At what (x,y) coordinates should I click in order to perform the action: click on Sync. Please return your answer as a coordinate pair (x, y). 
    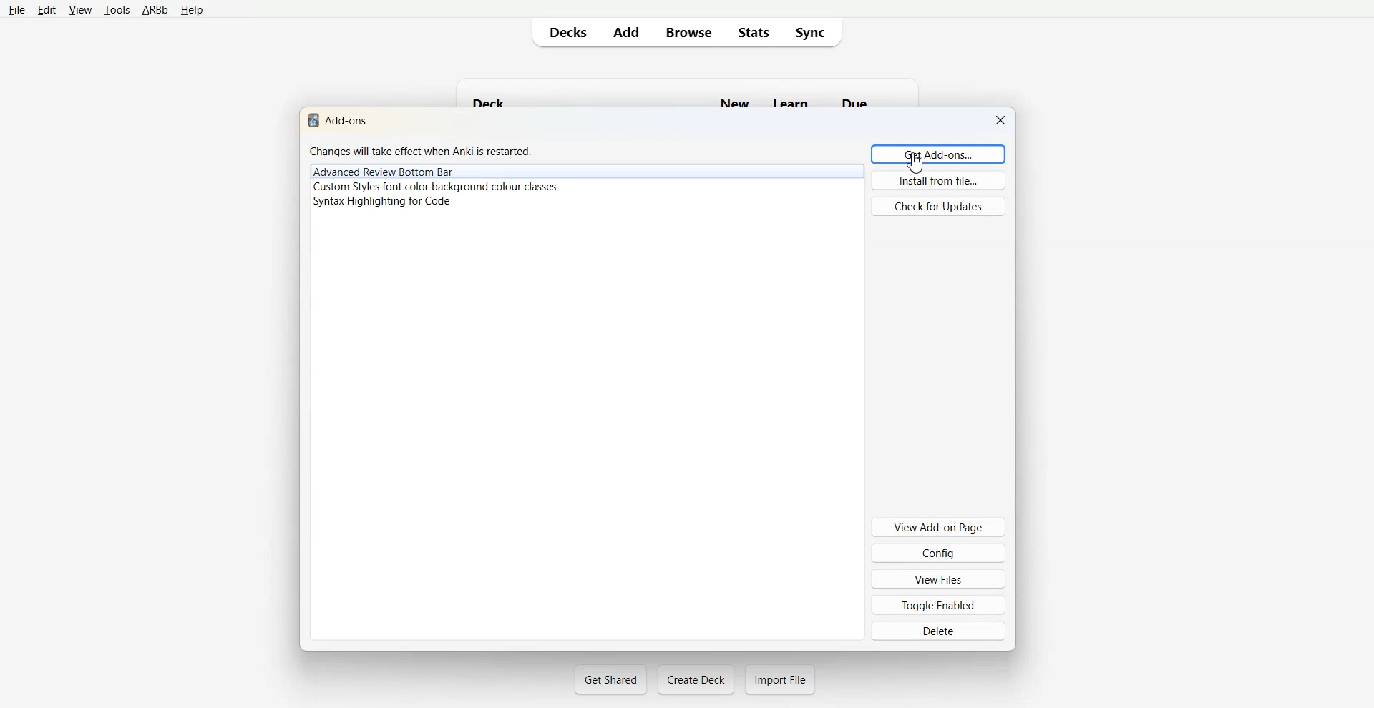
    Looking at the image, I should click on (817, 33).